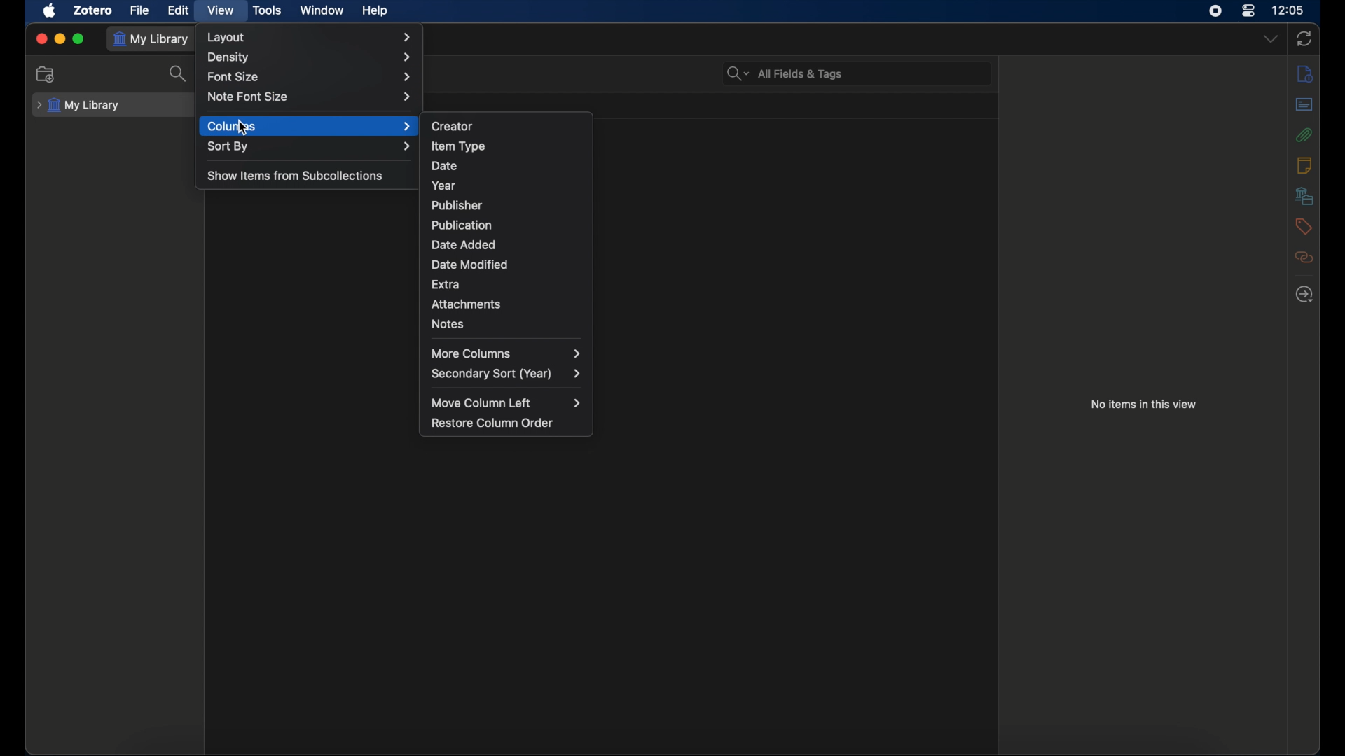  Describe the element at coordinates (80, 39) in the screenshot. I see `maximize` at that location.